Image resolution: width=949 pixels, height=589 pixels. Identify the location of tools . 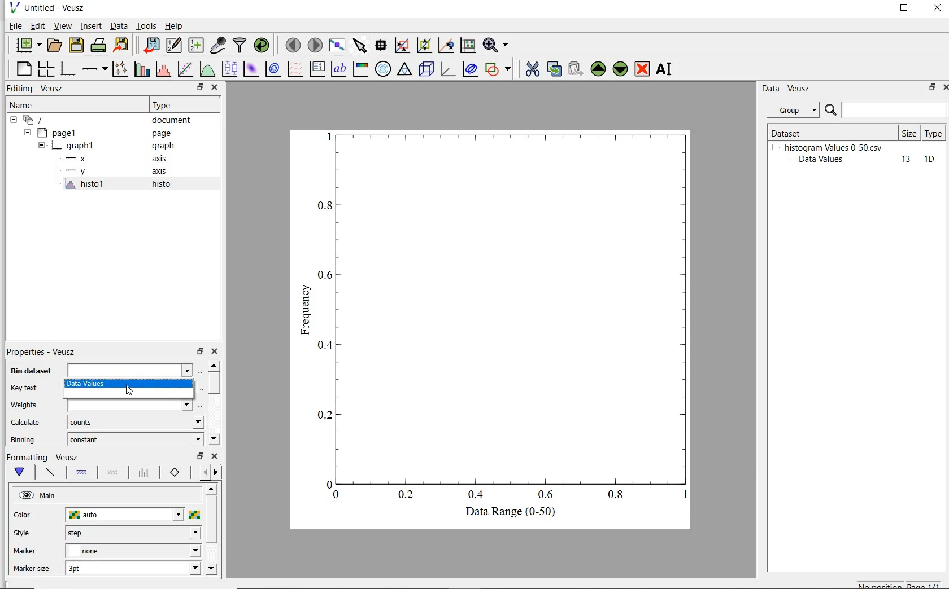
(147, 25).